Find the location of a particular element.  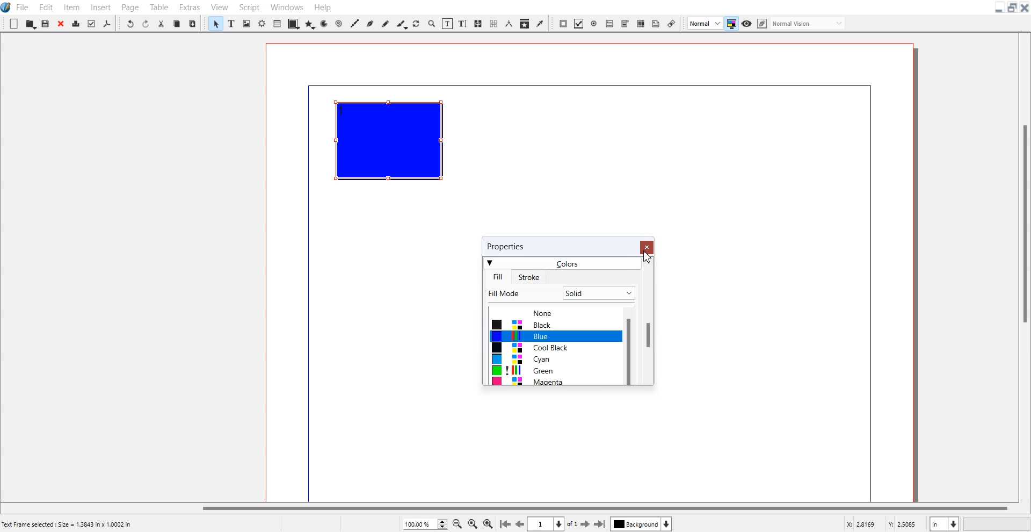

Zoom In to out is located at coordinates (432, 23).